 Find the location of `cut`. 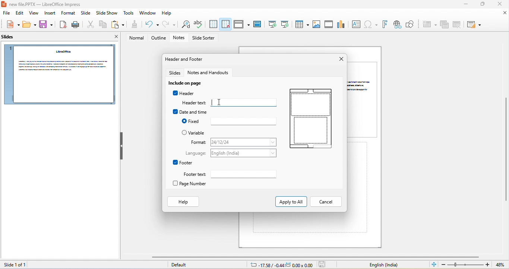

cut is located at coordinates (89, 25).